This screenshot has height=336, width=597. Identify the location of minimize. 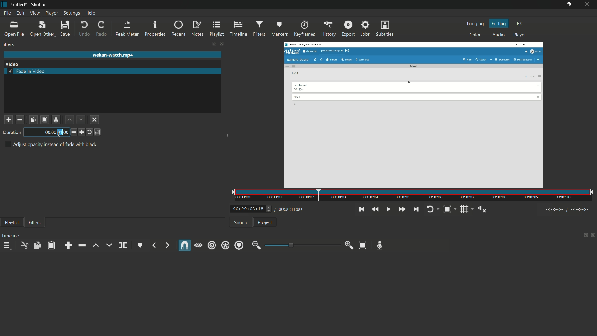
(552, 5).